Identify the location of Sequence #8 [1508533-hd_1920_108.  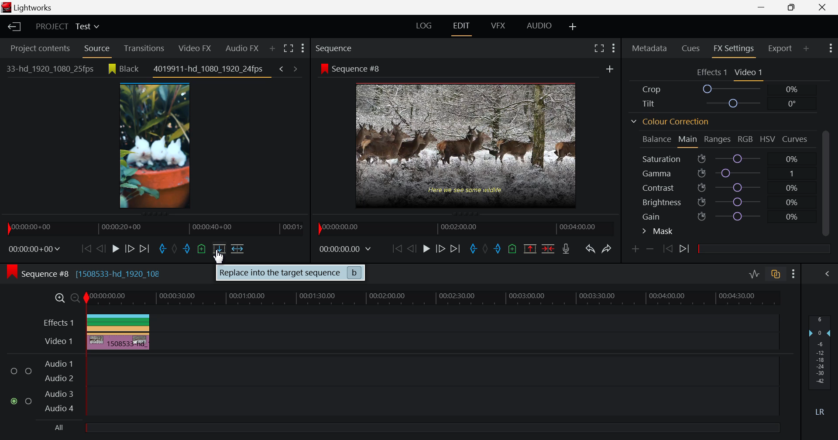
(93, 273).